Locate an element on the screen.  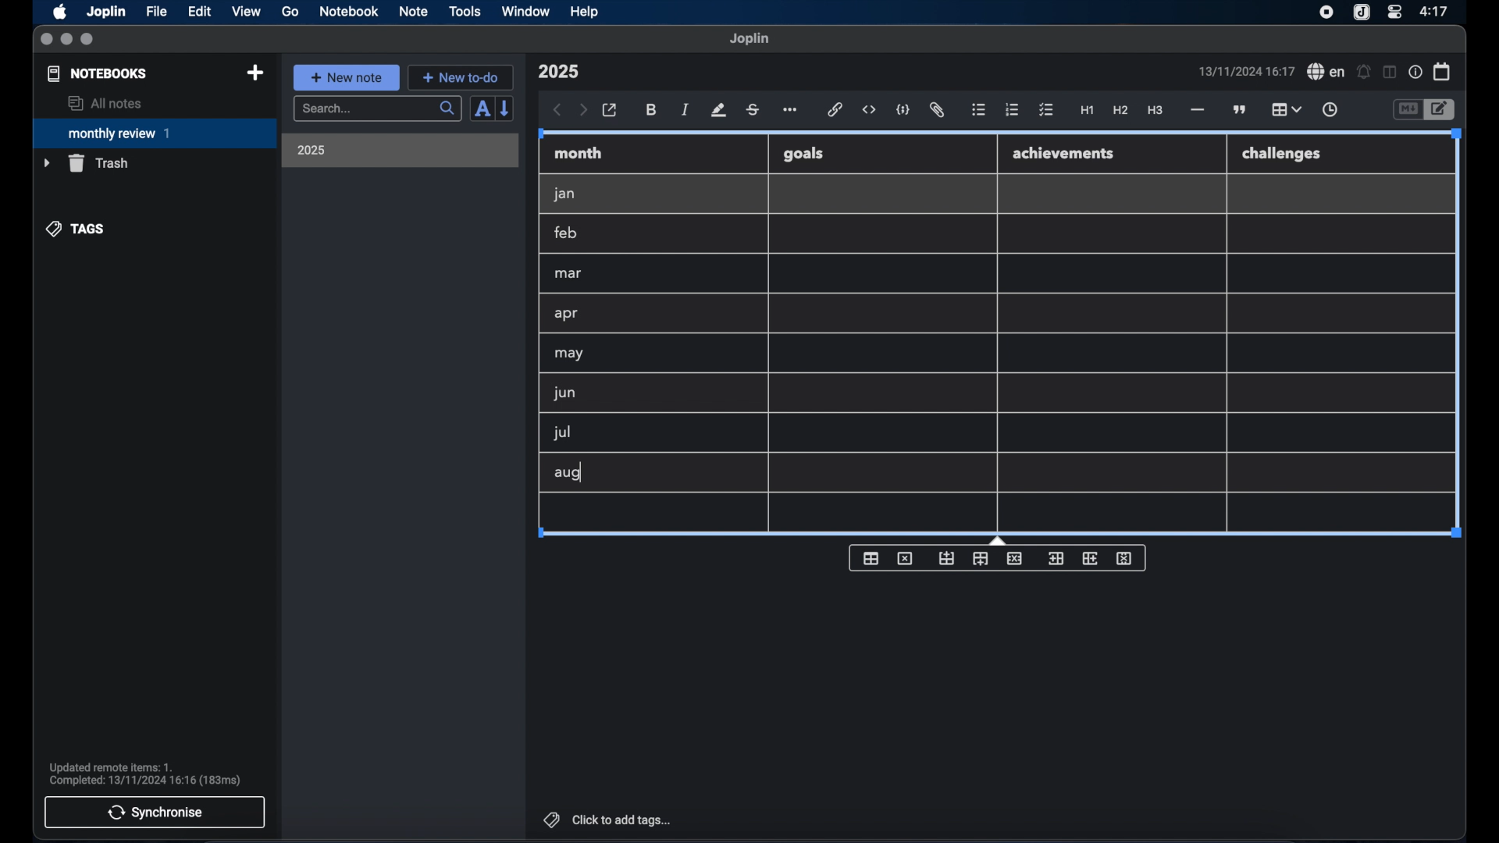
Joplin is located at coordinates (108, 12).